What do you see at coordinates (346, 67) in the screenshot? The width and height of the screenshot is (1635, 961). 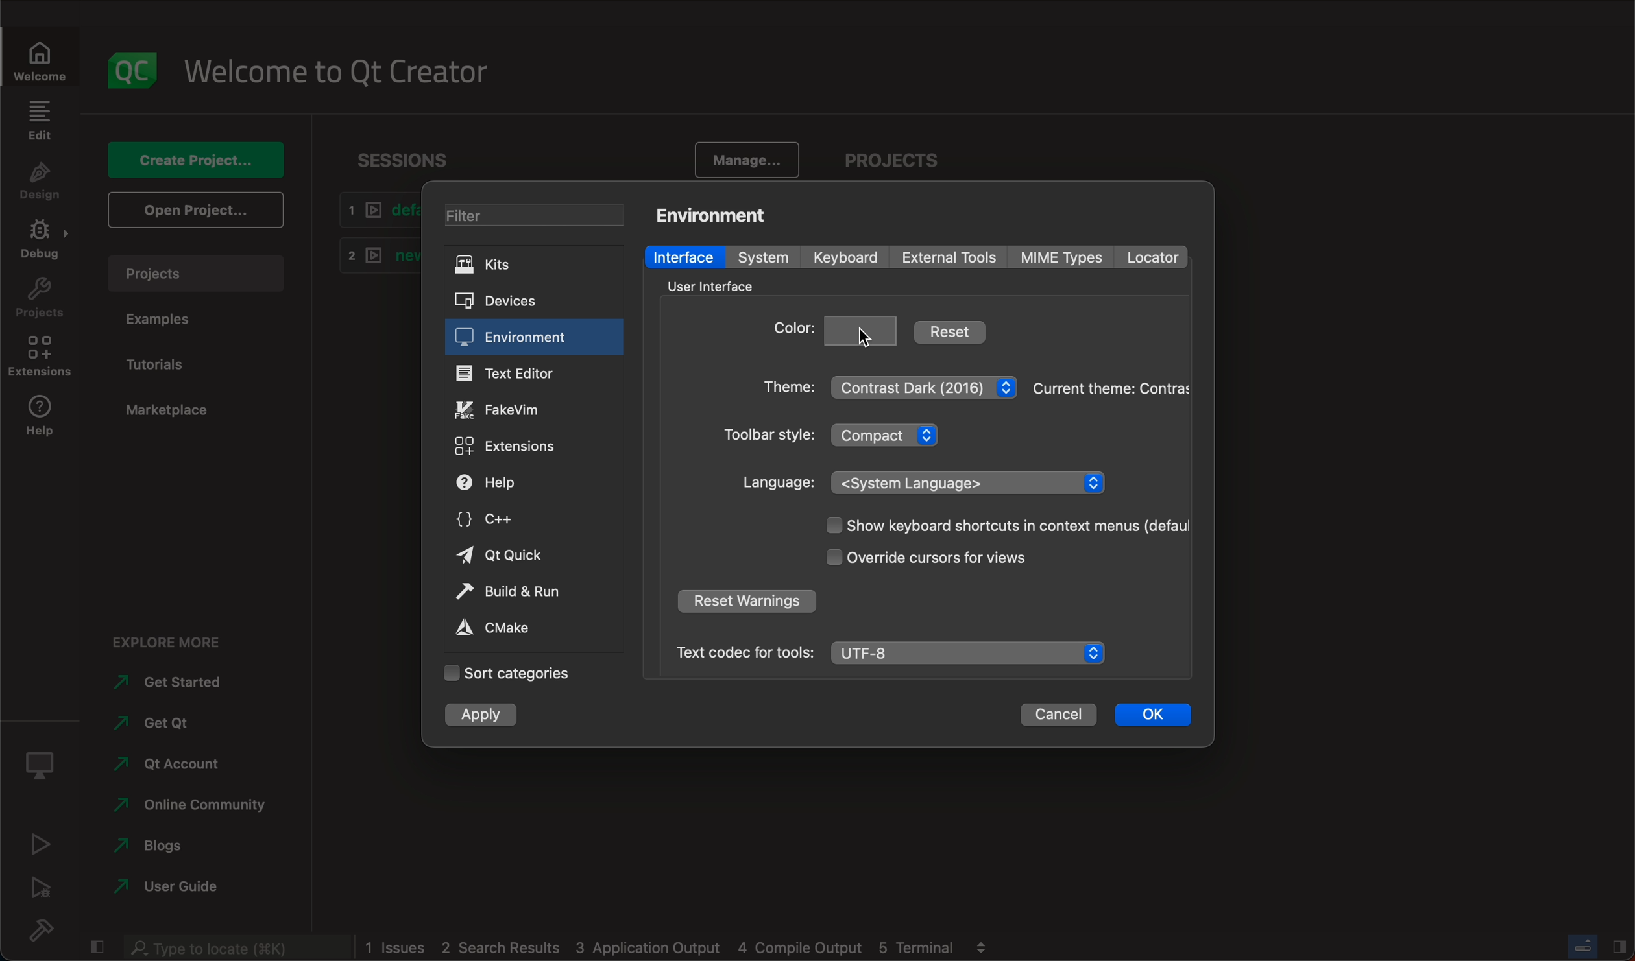 I see `welcomE` at bounding box center [346, 67].